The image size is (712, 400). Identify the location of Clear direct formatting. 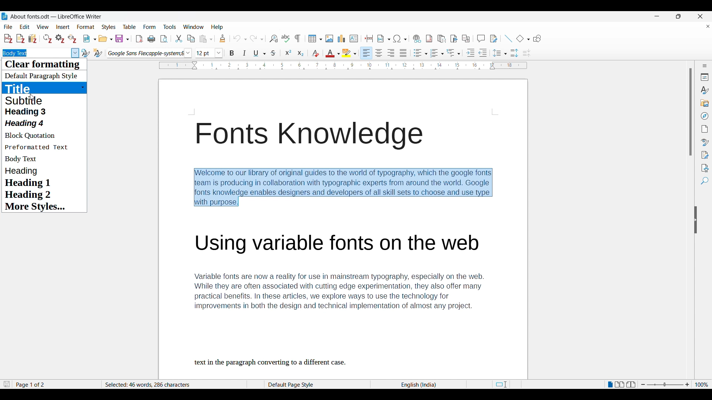
(316, 53).